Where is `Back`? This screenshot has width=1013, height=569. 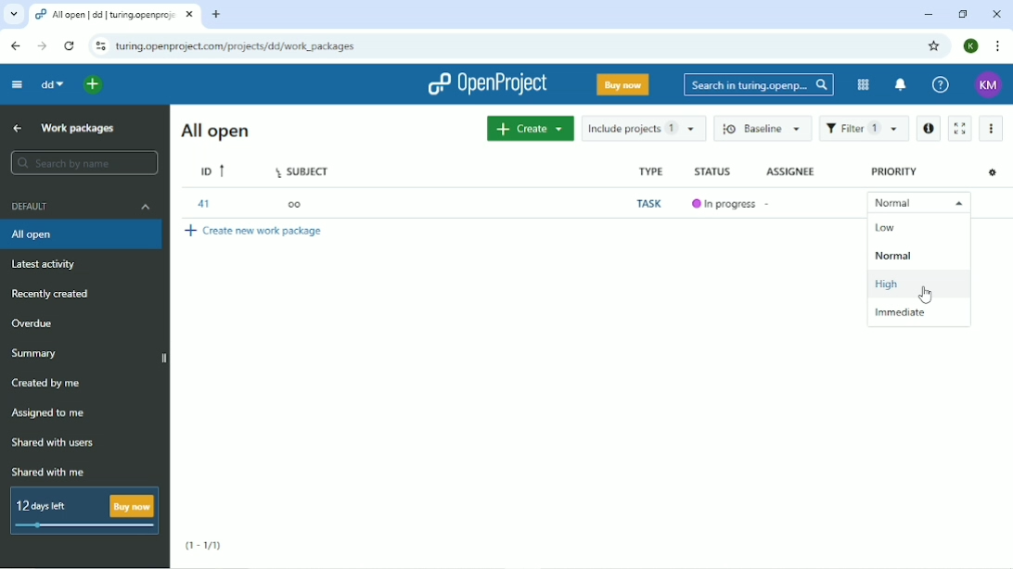 Back is located at coordinates (15, 46).